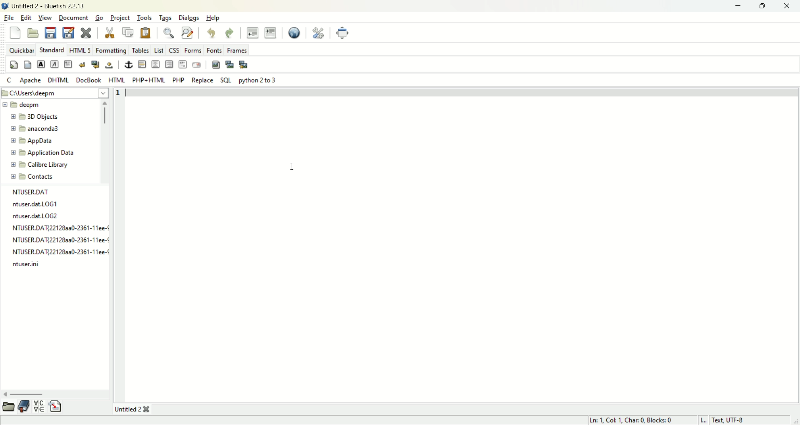 This screenshot has height=425, width=800. What do you see at coordinates (143, 18) in the screenshot?
I see `tools` at bounding box center [143, 18].